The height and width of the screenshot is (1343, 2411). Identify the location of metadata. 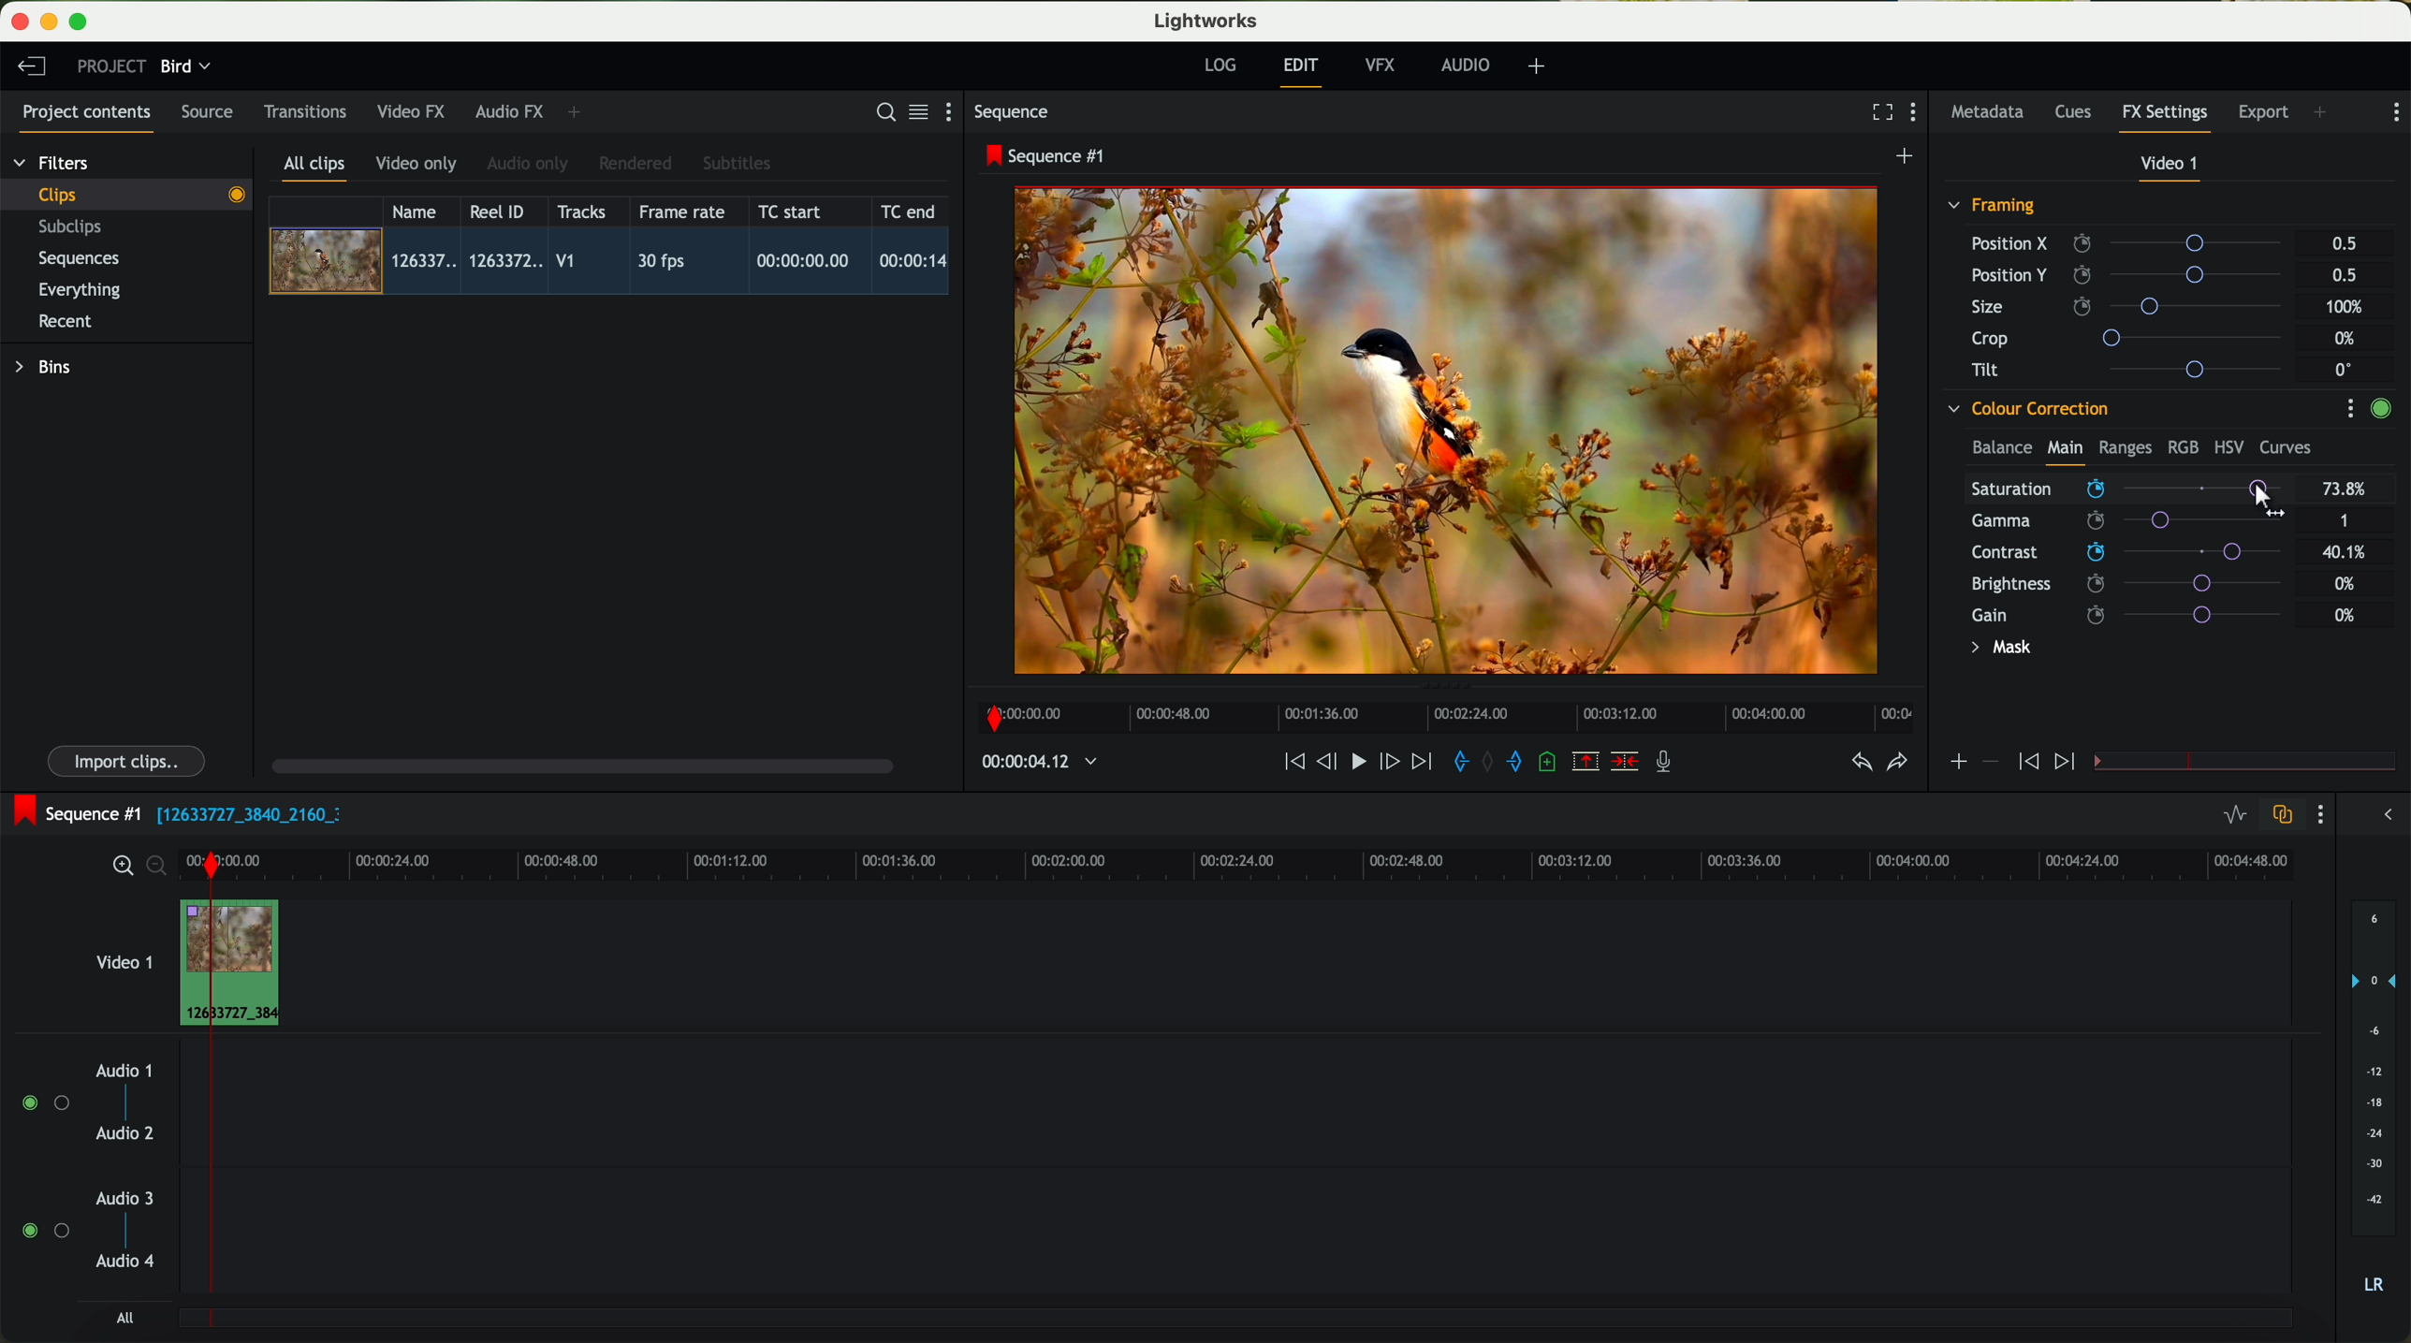
(1992, 113).